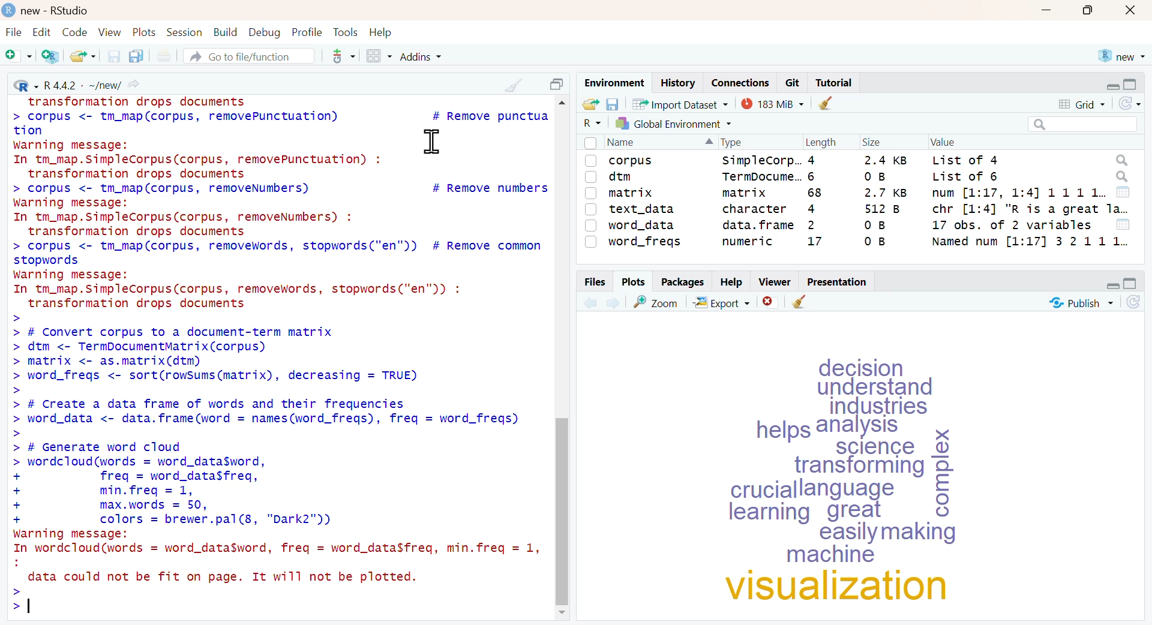 This screenshot has width=1152, height=625. What do you see at coordinates (841, 587) in the screenshot?
I see `visualization` at bounding box center [841, 587].